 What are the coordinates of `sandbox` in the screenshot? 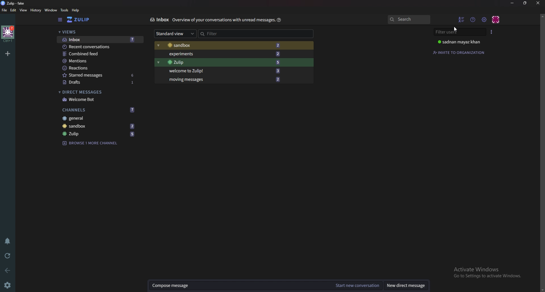 It's located at (101, 126).